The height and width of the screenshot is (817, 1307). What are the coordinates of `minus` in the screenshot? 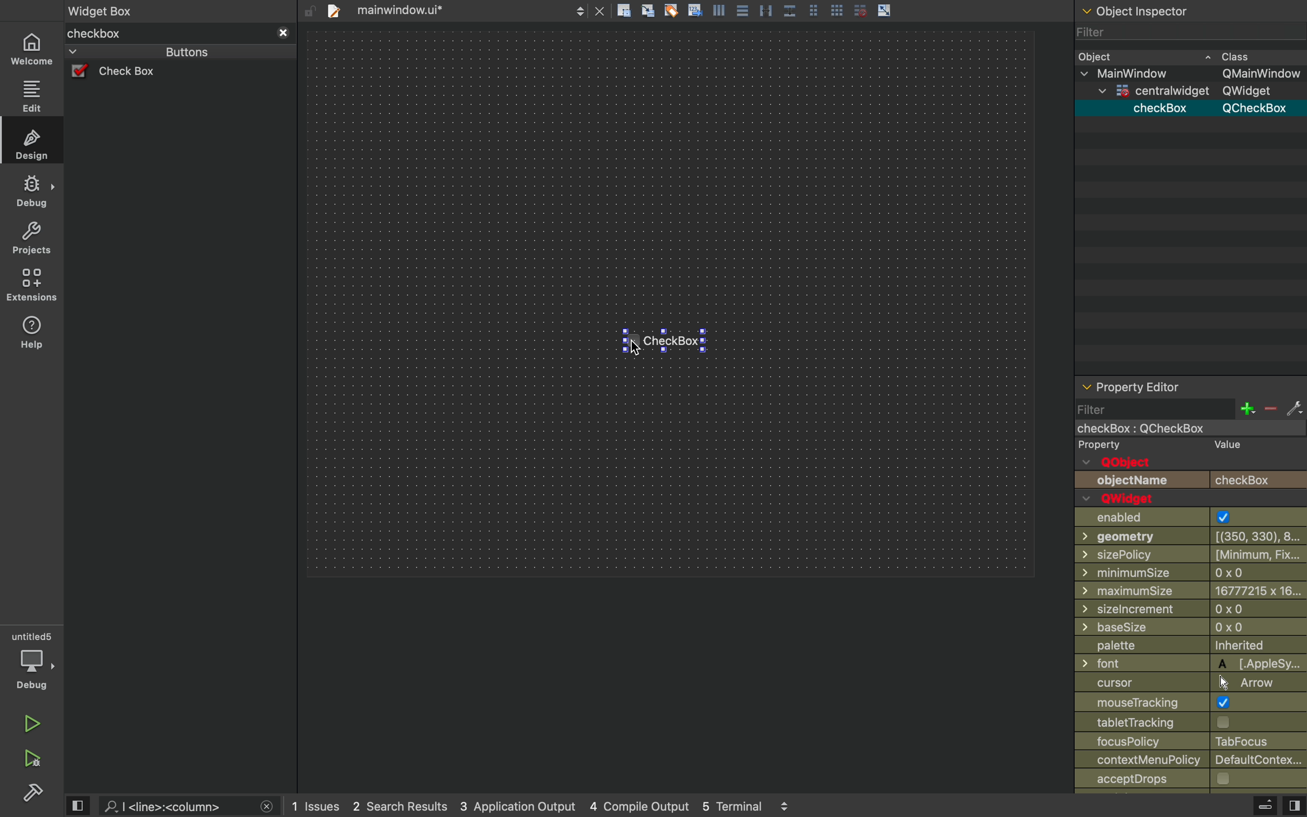 It's located at (1269, 410).